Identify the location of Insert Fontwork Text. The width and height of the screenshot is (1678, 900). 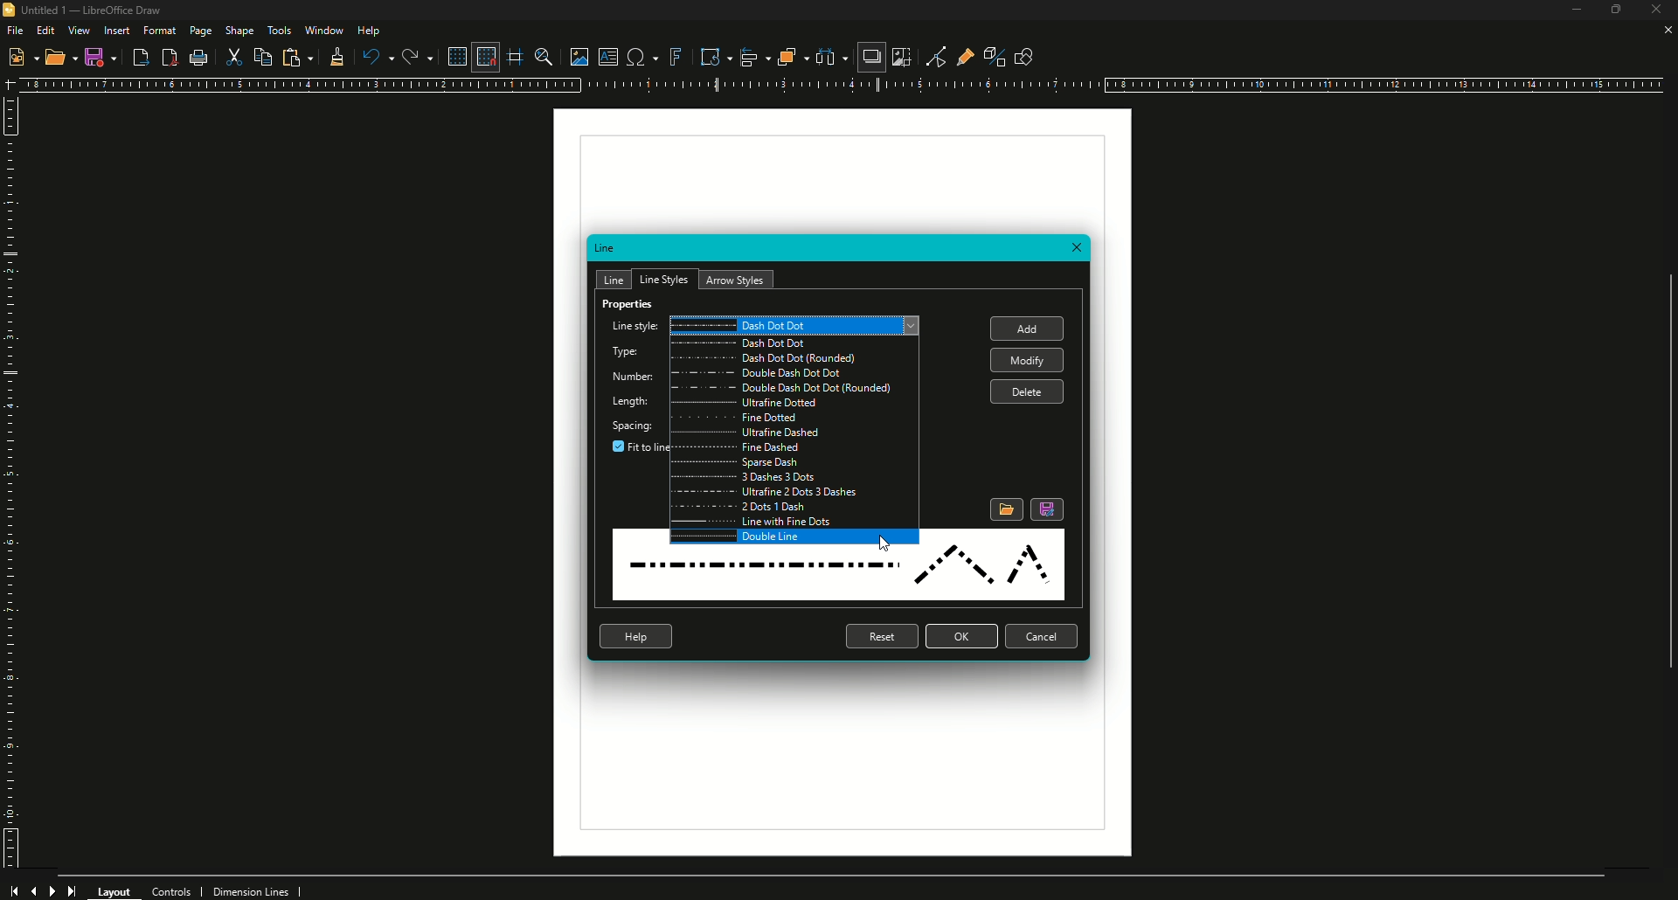
(675, 57).